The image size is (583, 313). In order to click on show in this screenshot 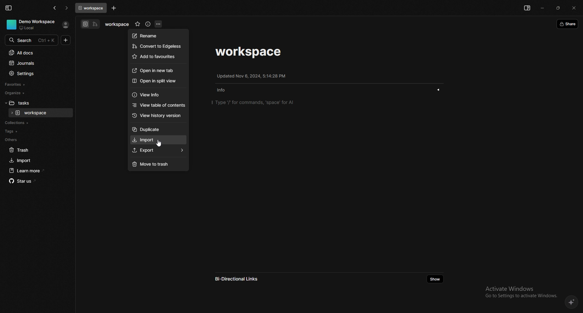, I will do `click(438, 90)`.